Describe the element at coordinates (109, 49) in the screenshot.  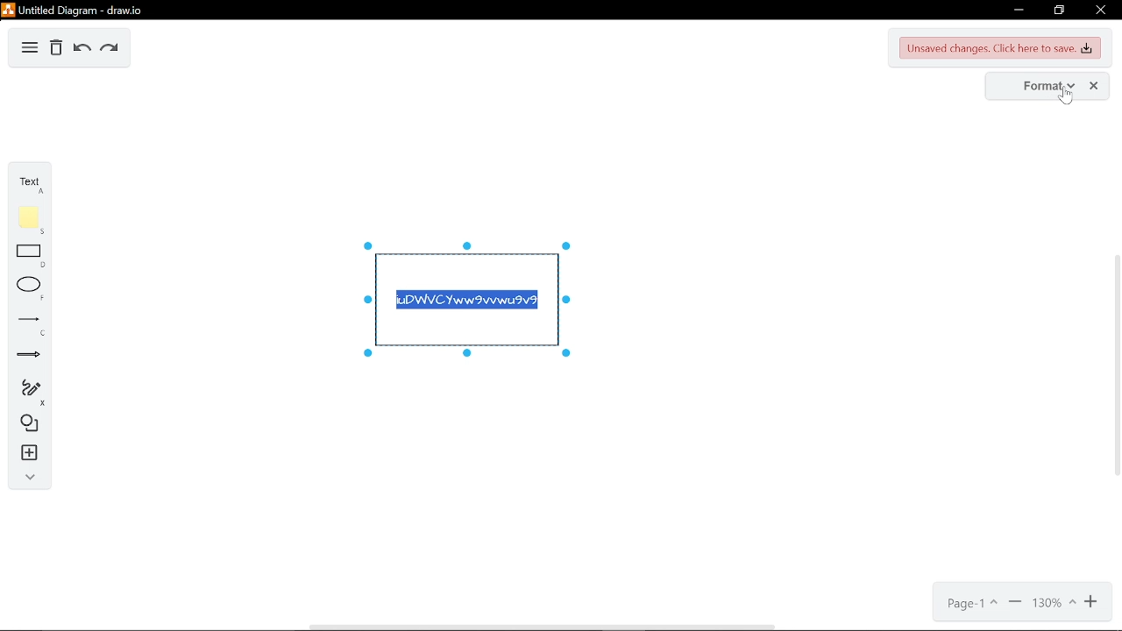
I see `redo` at that location.